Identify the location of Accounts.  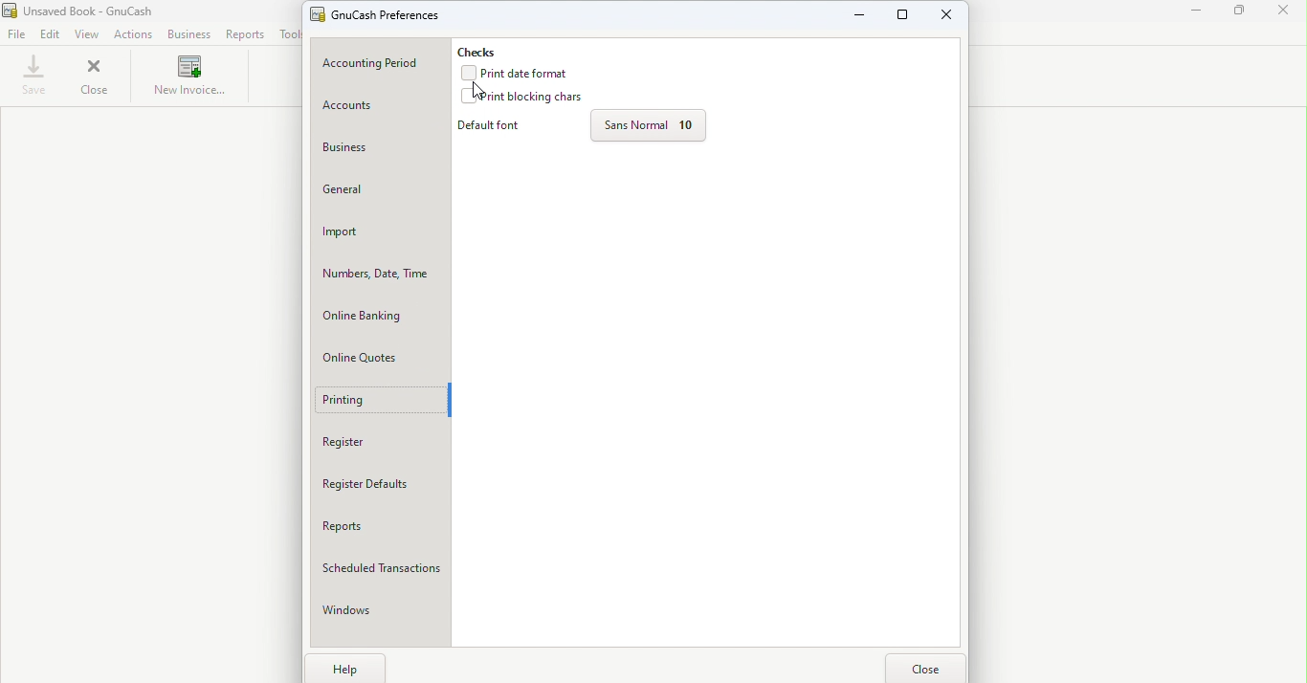
(380, 107).